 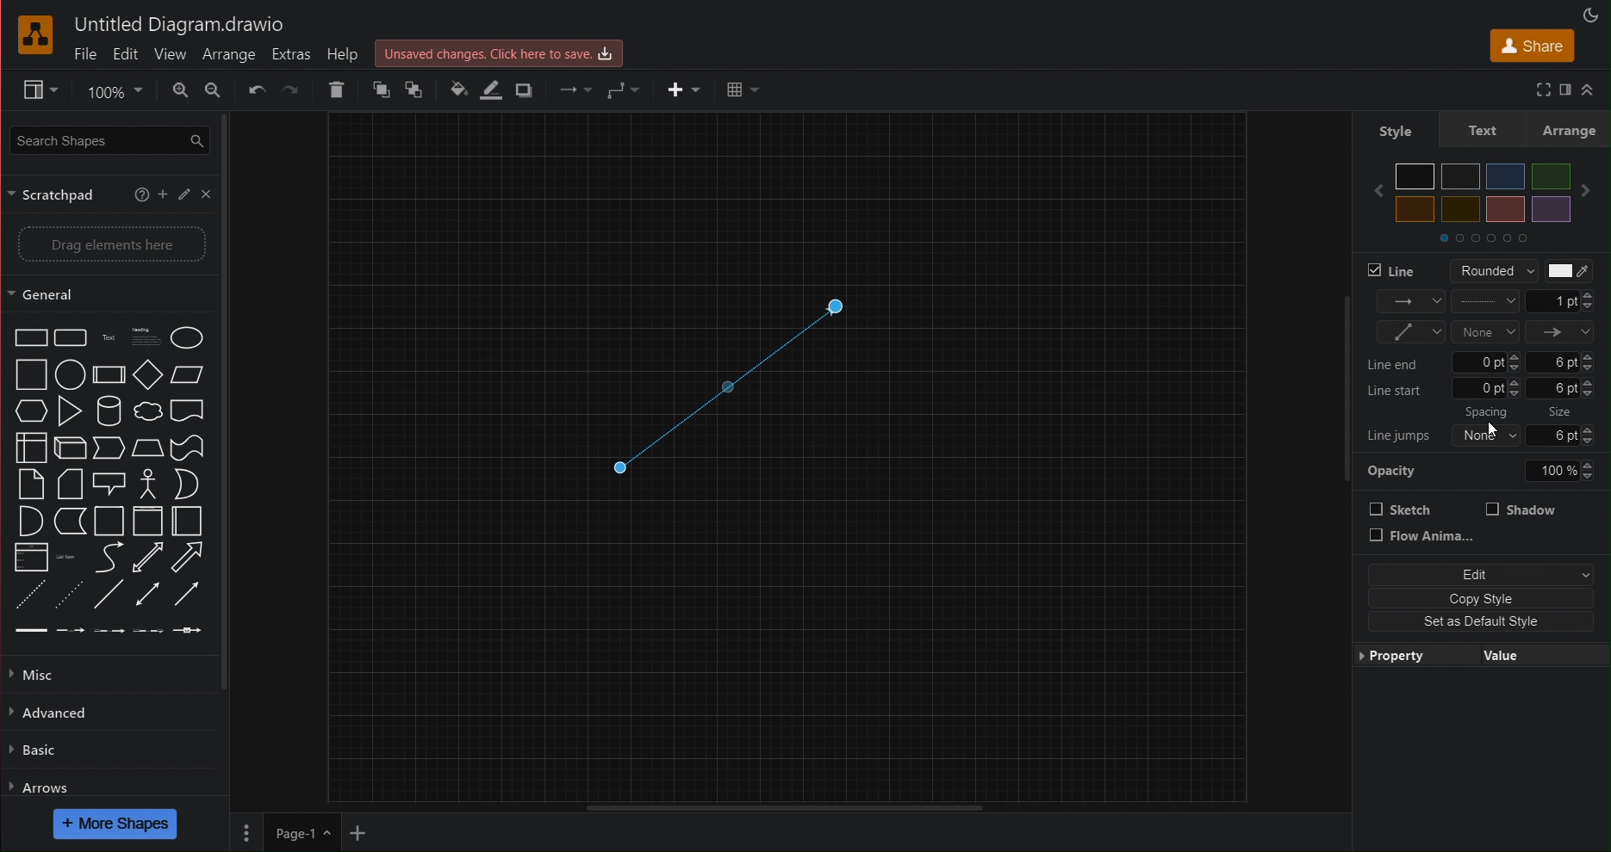 I want to click on General, so click(x=53, y=294).